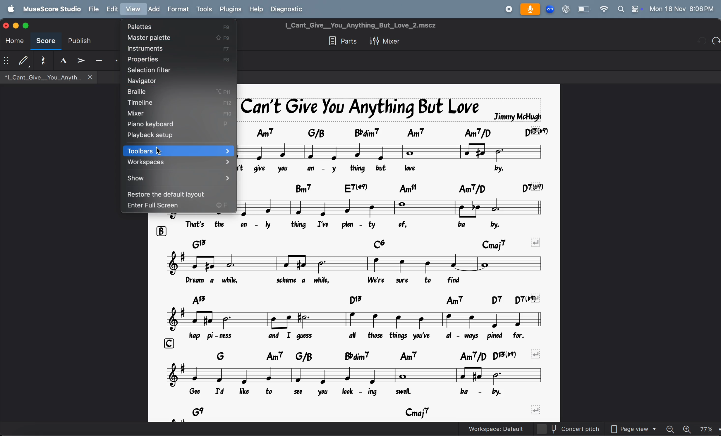 This screenshot has height=436, width=721. Describe the element at coordinates (61, 61) in the screenshot. I see `tenuto` at that location.